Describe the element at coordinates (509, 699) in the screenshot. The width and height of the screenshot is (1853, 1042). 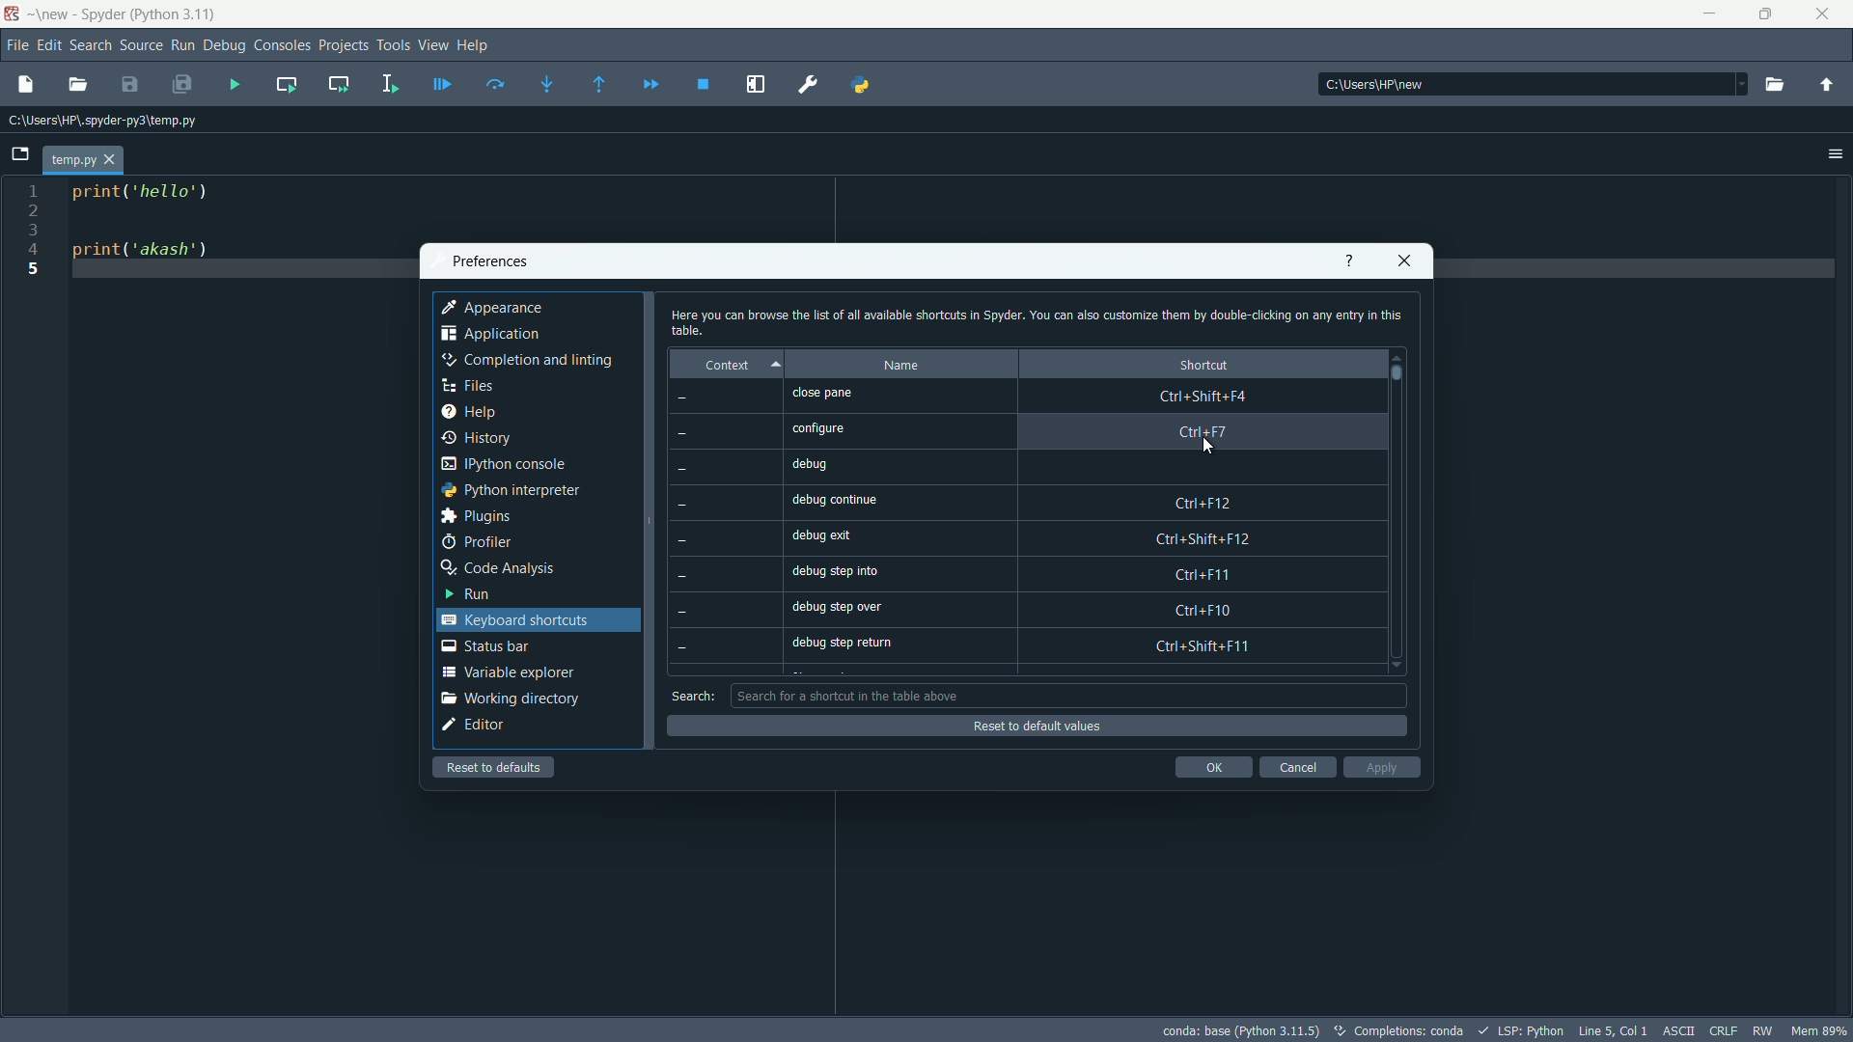
I see `working directory` at that location.